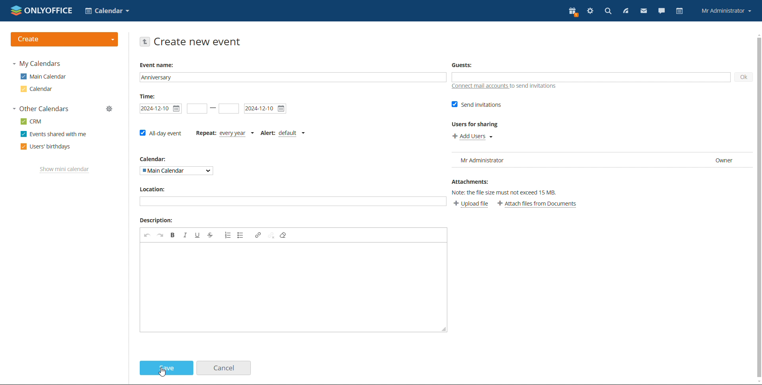 This screenshot has height=385, width=762. What do you see at coordinates (757, 382) in the screenshot?
I see `scroll down` at bounding box center [757, 382].